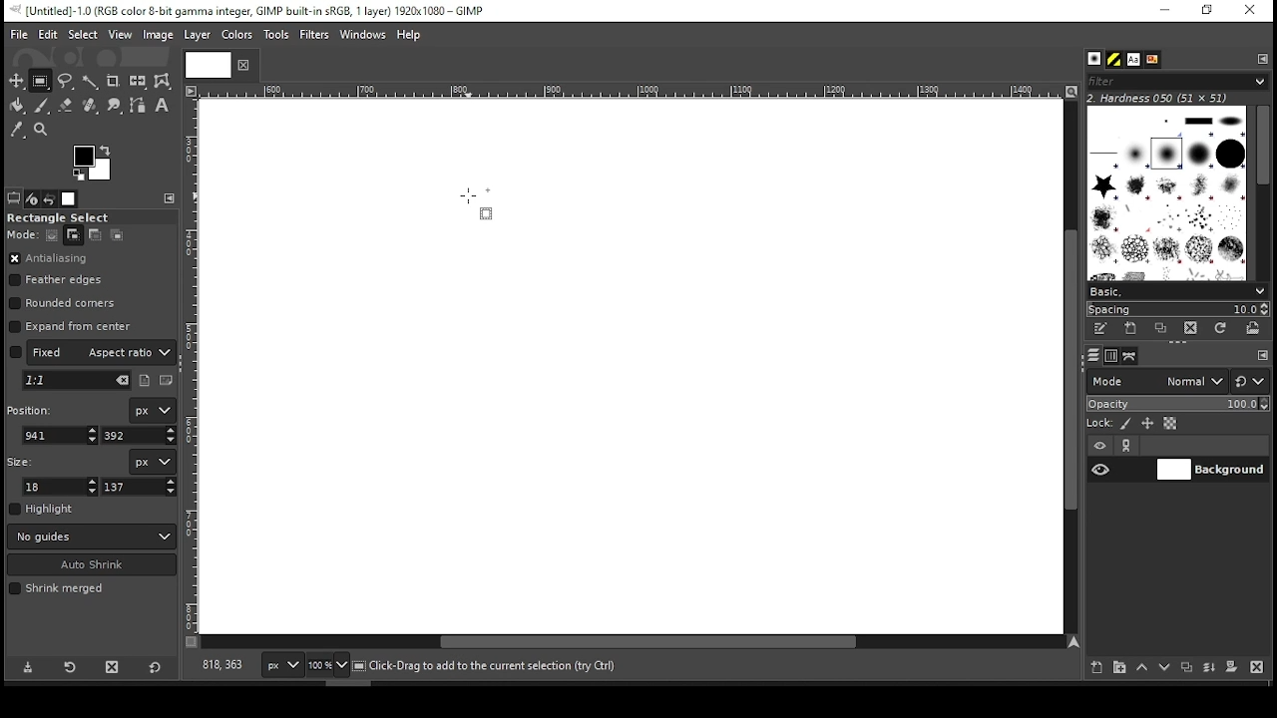 The height and width of the screenshot is (718, 1277). Describe the element at coordinates (77, 381) in the screenshot. I see `pick aspect ration` at that location.